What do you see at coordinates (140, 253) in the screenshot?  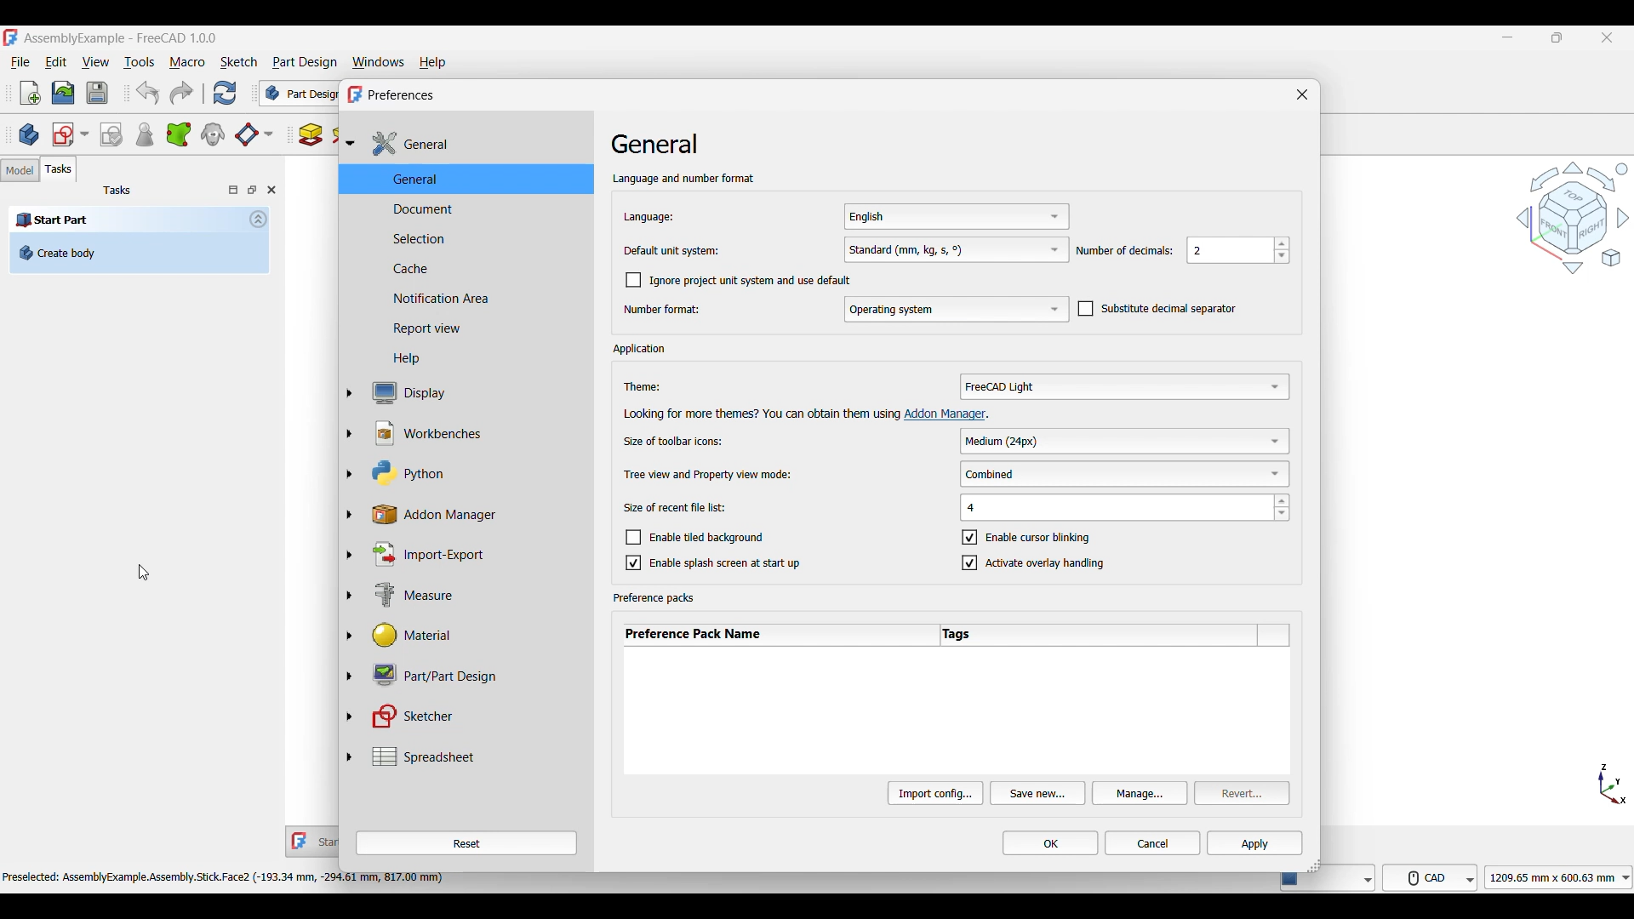 I see `Create body` at bounding box center [140, 253].